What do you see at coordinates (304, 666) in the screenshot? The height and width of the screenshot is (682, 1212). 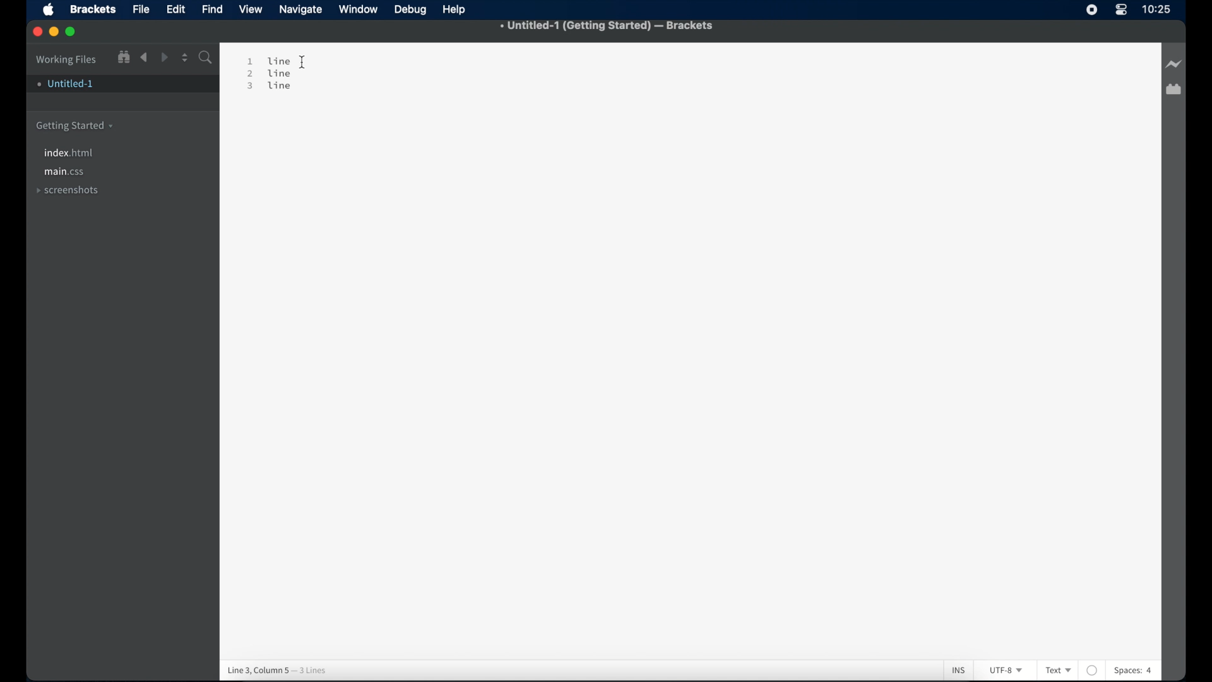 I see `line  3, column 5 - 3 lines` at bounding box center [304, 666].